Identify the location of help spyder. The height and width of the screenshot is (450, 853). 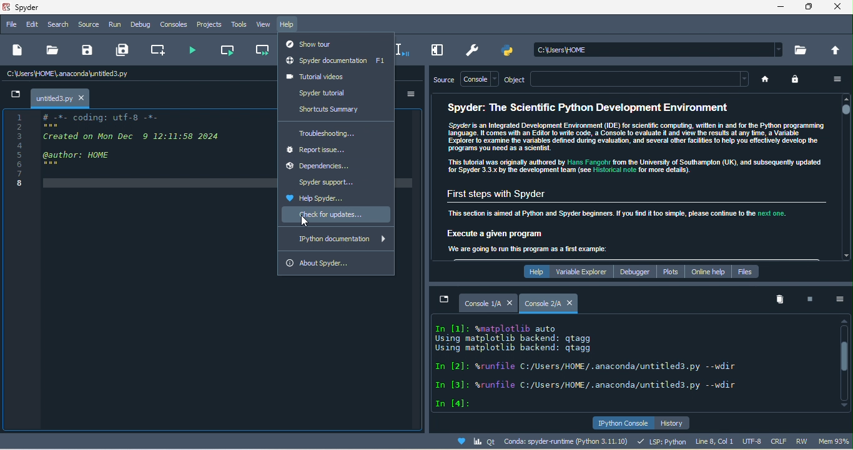
(315, 197).